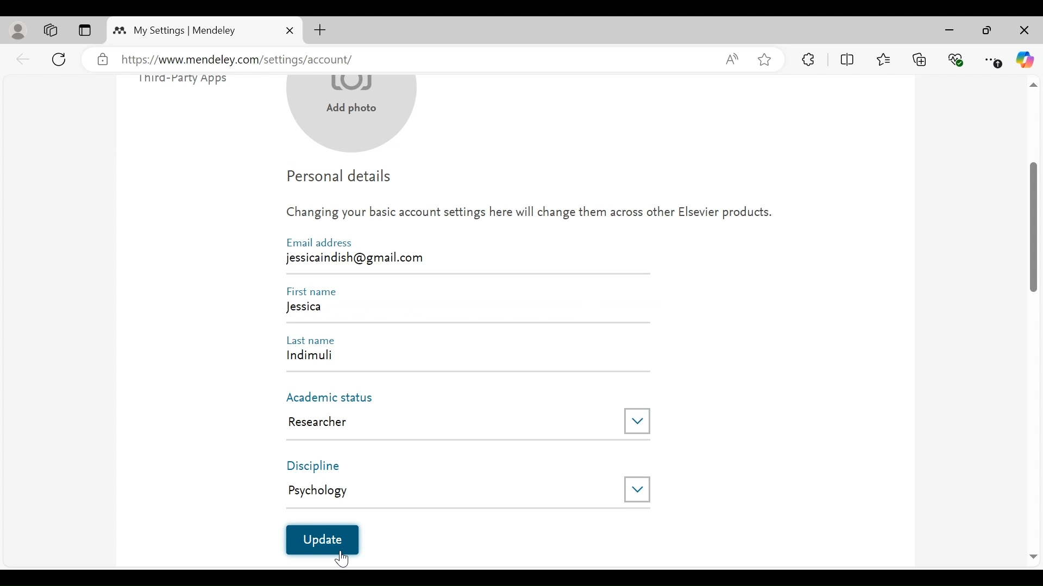 The width and height of the screenshot is (1043, 586). Describe the element at coordinates (358, 257) in the screenshot. I see `jessicaindish@gmail.com` at that location.